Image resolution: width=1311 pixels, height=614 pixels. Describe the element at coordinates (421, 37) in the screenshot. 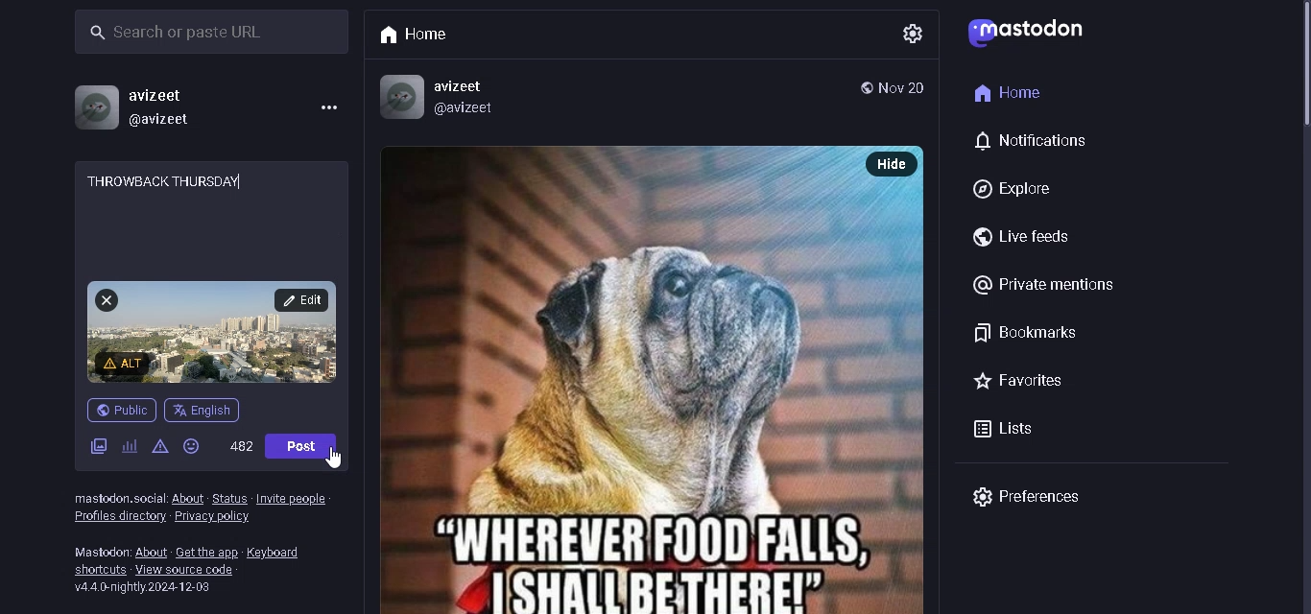

I see `Home tab` at that location.